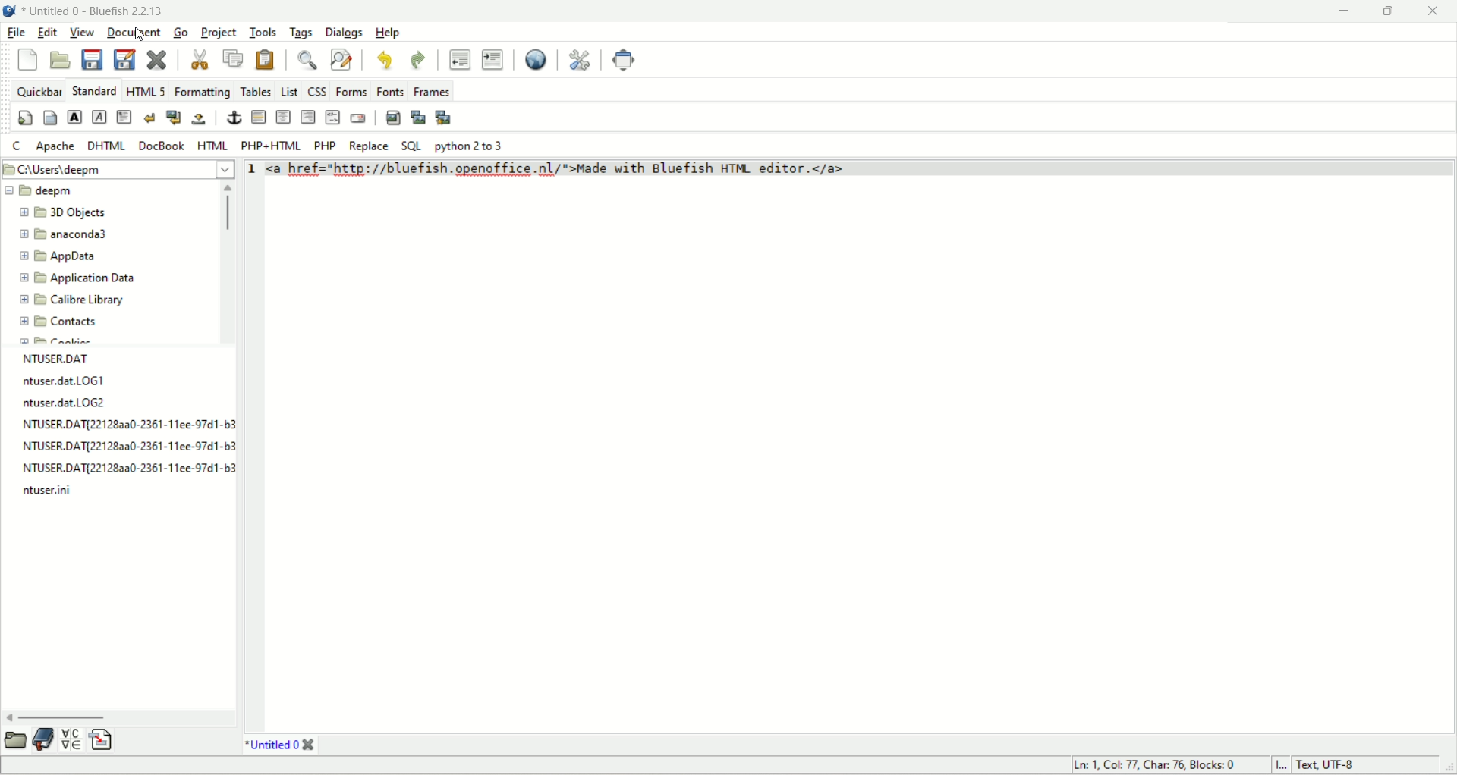 The height and width of the screenshot is (775, 1457). Describe the element at coordinates (234, 60) in the screenshot. I see `copy` at that location.